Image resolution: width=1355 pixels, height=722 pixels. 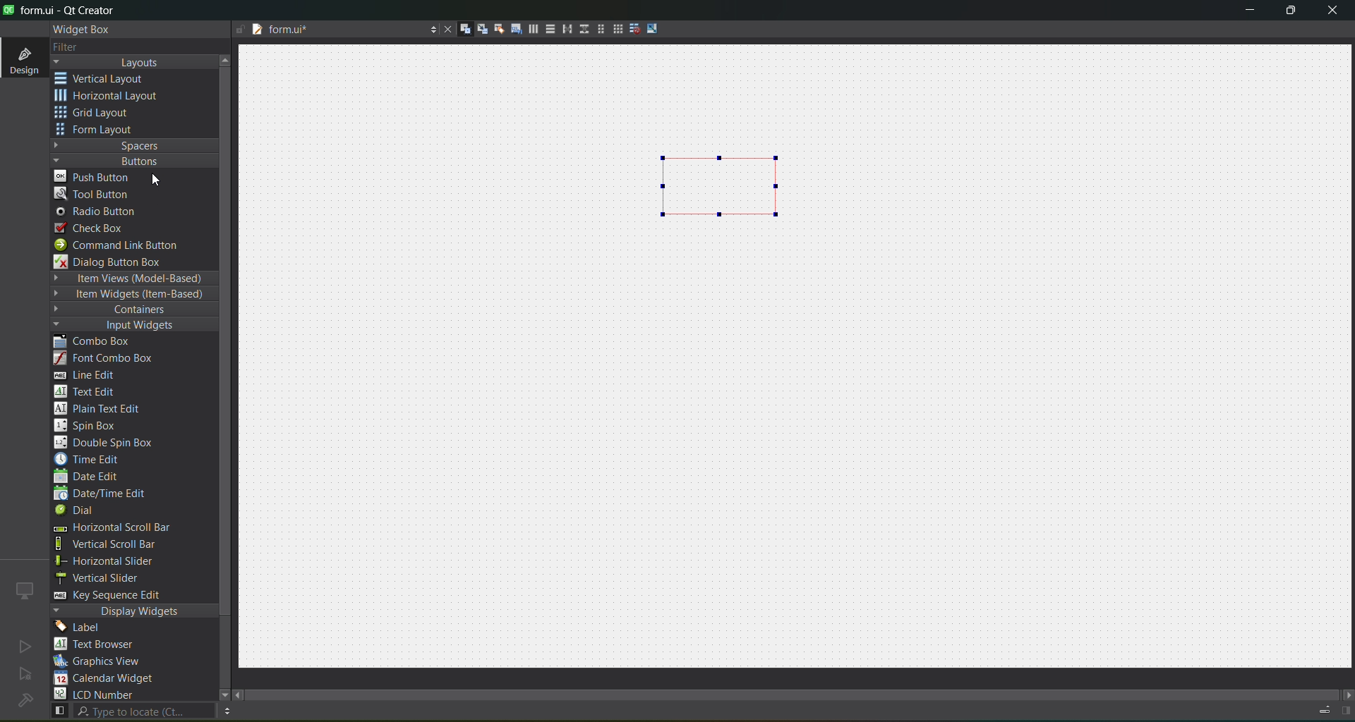 I want to click on spin box, so click(x=92, y=425).